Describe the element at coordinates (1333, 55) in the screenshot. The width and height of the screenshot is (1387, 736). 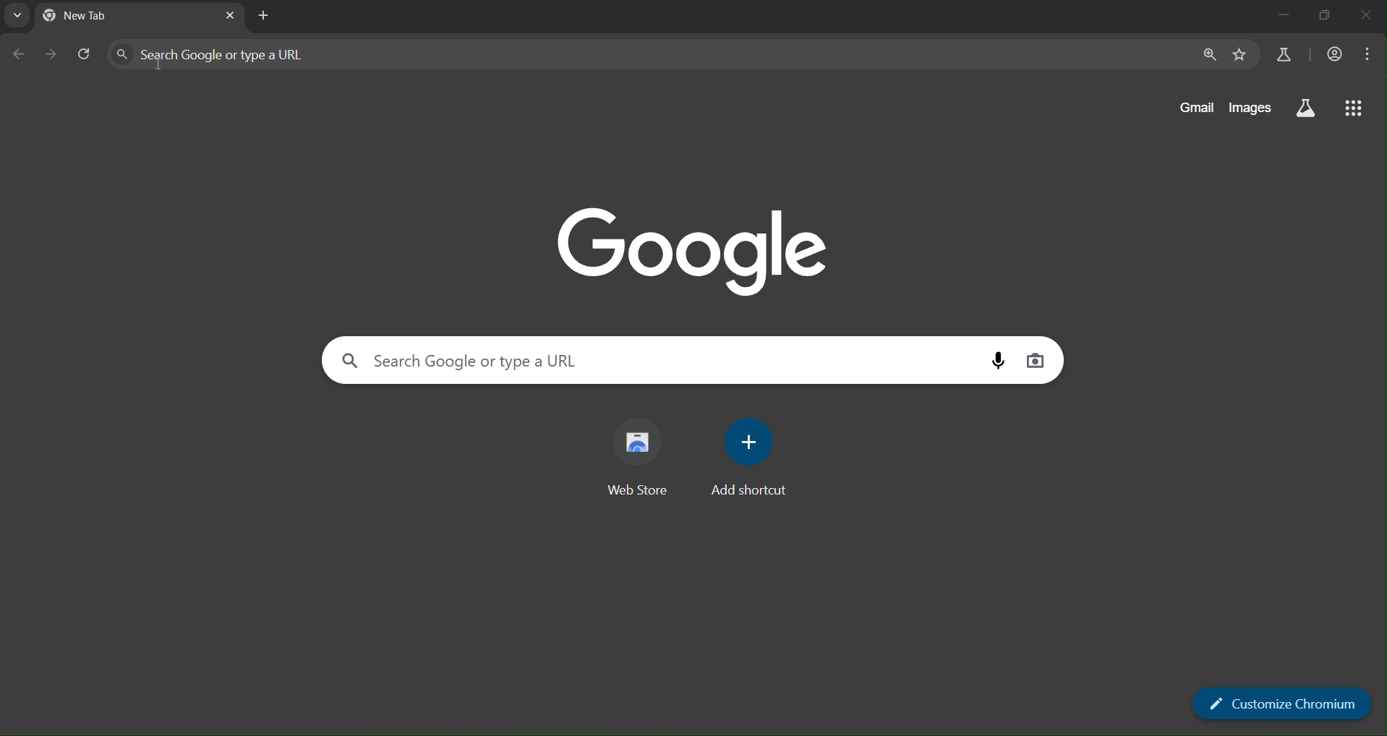
I see `account` at that location.